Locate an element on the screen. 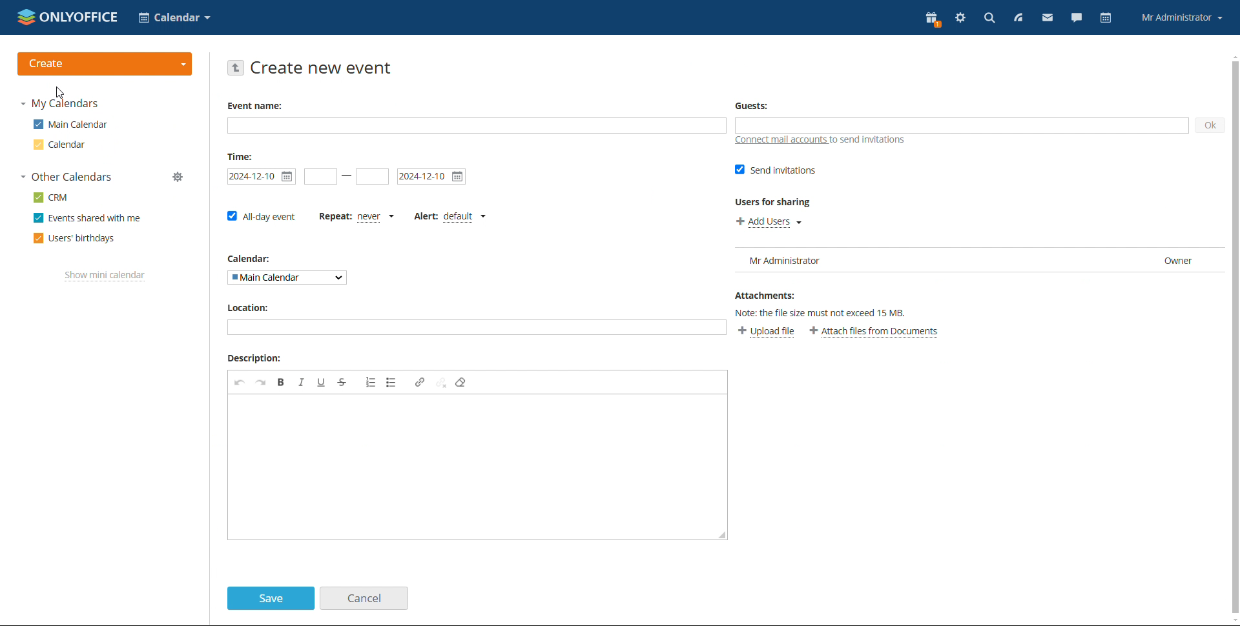  connect mail accounts is located at coordinates (820, 141).